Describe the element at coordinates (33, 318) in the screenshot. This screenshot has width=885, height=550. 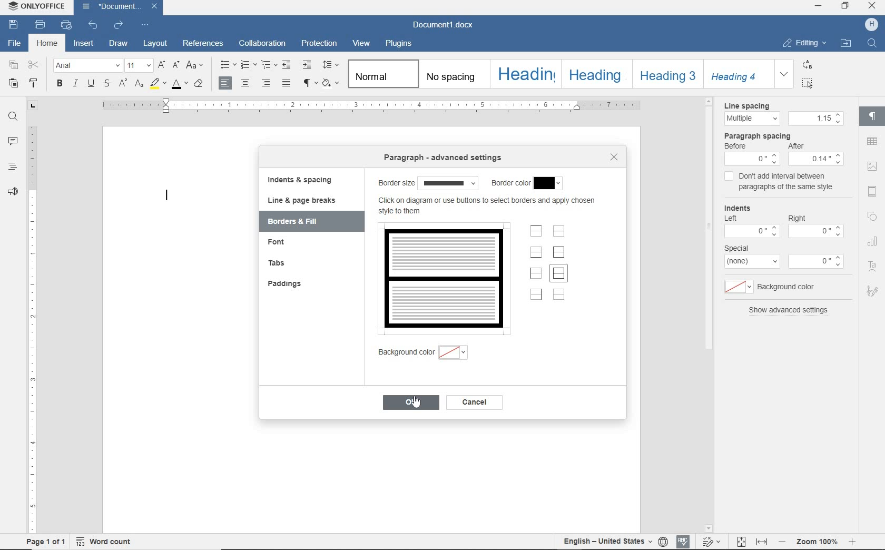
I see `ruler` at that location.